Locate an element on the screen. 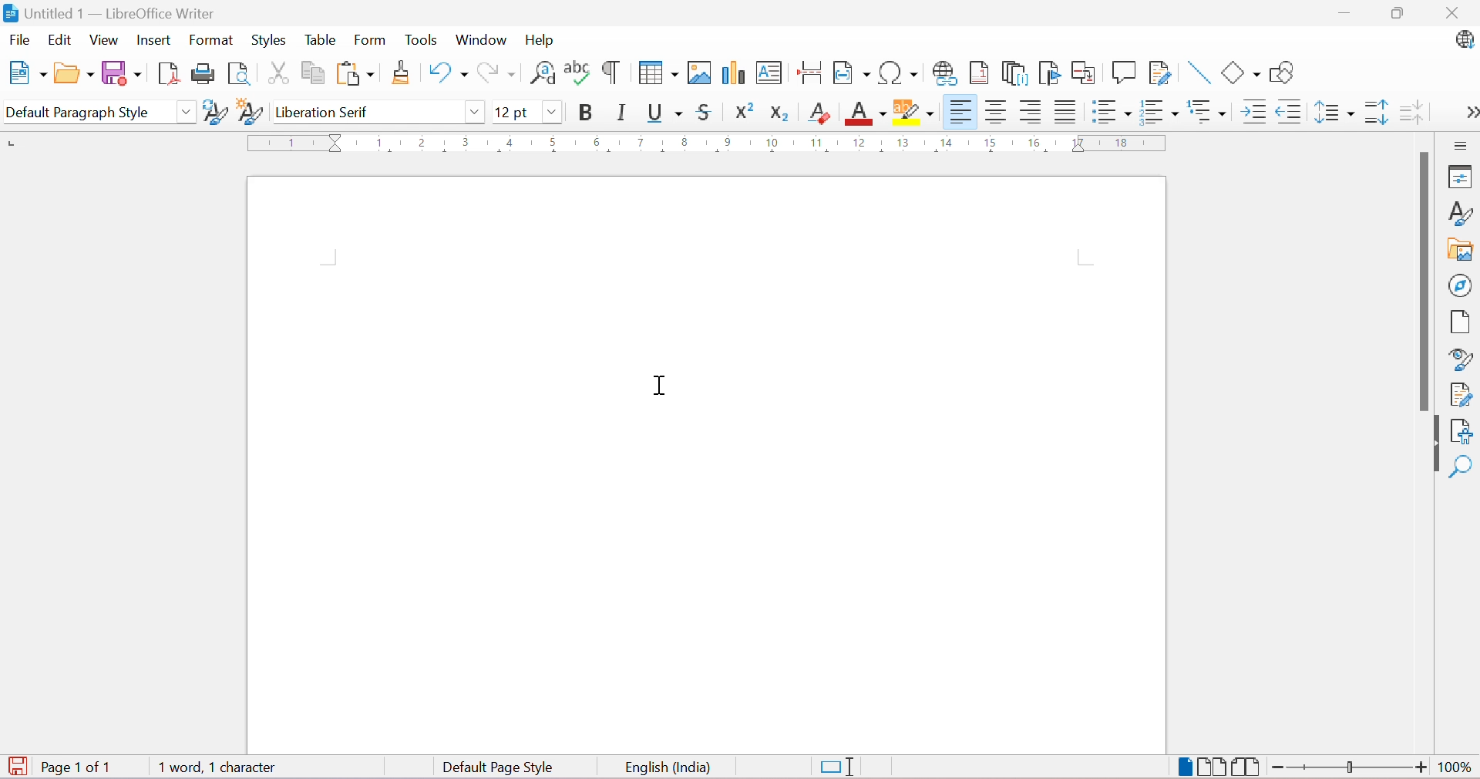  New Style from Selection is located at coordinates (248, 111).